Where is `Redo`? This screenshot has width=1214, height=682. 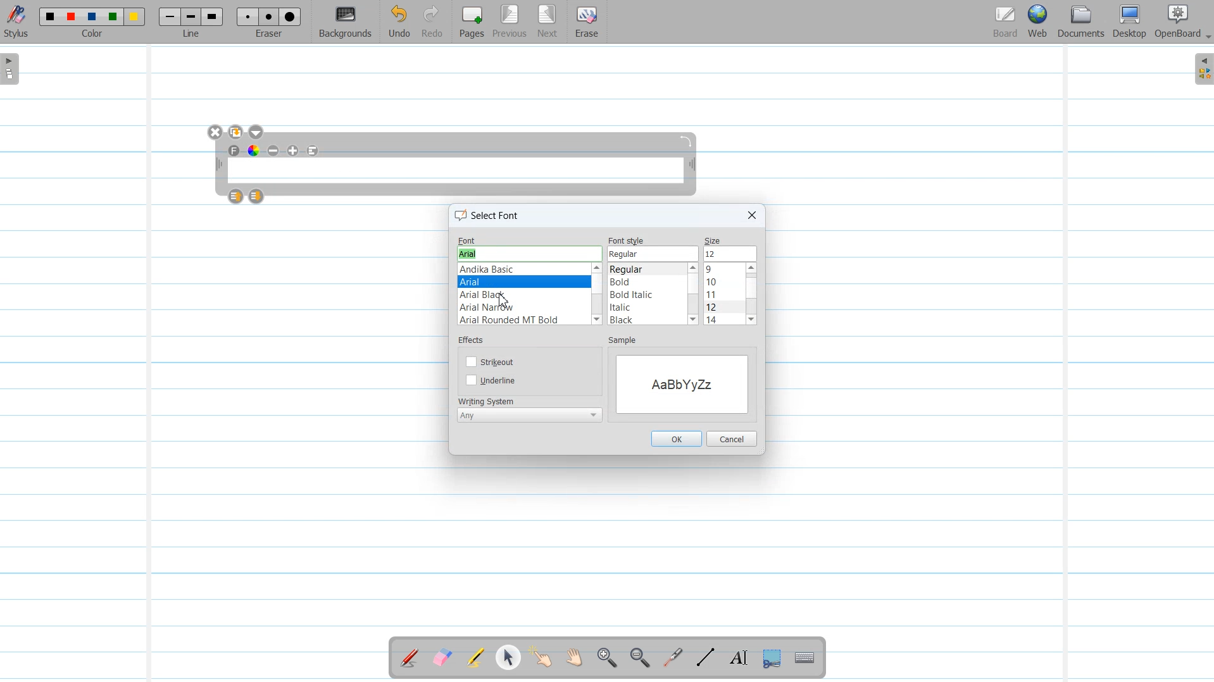 Redo is located at coordinates (432, 22).